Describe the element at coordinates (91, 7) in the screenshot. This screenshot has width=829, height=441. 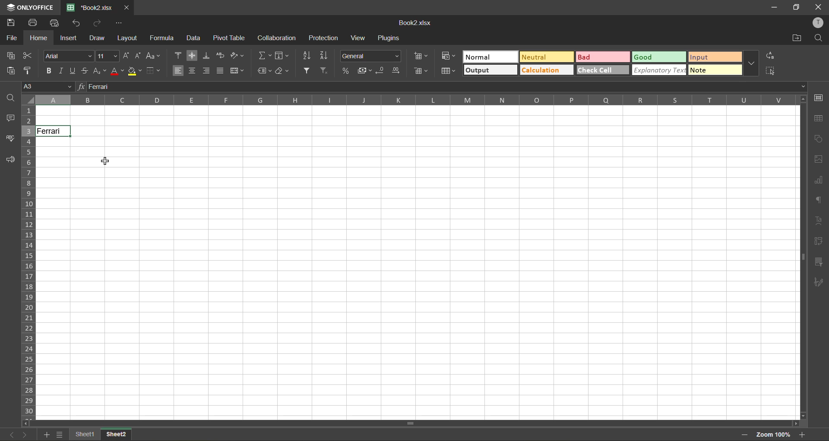
I see `*Book2.xlsx` at that location.